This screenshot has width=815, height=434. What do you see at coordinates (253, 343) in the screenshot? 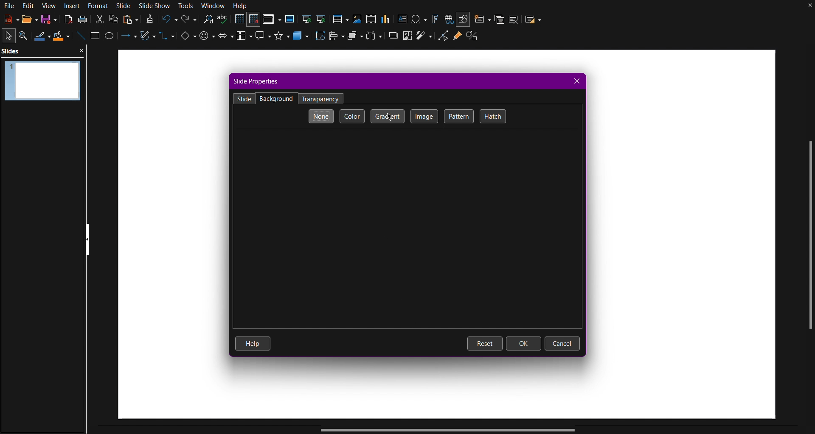
I see `Help` at bounding box center [253, 343].